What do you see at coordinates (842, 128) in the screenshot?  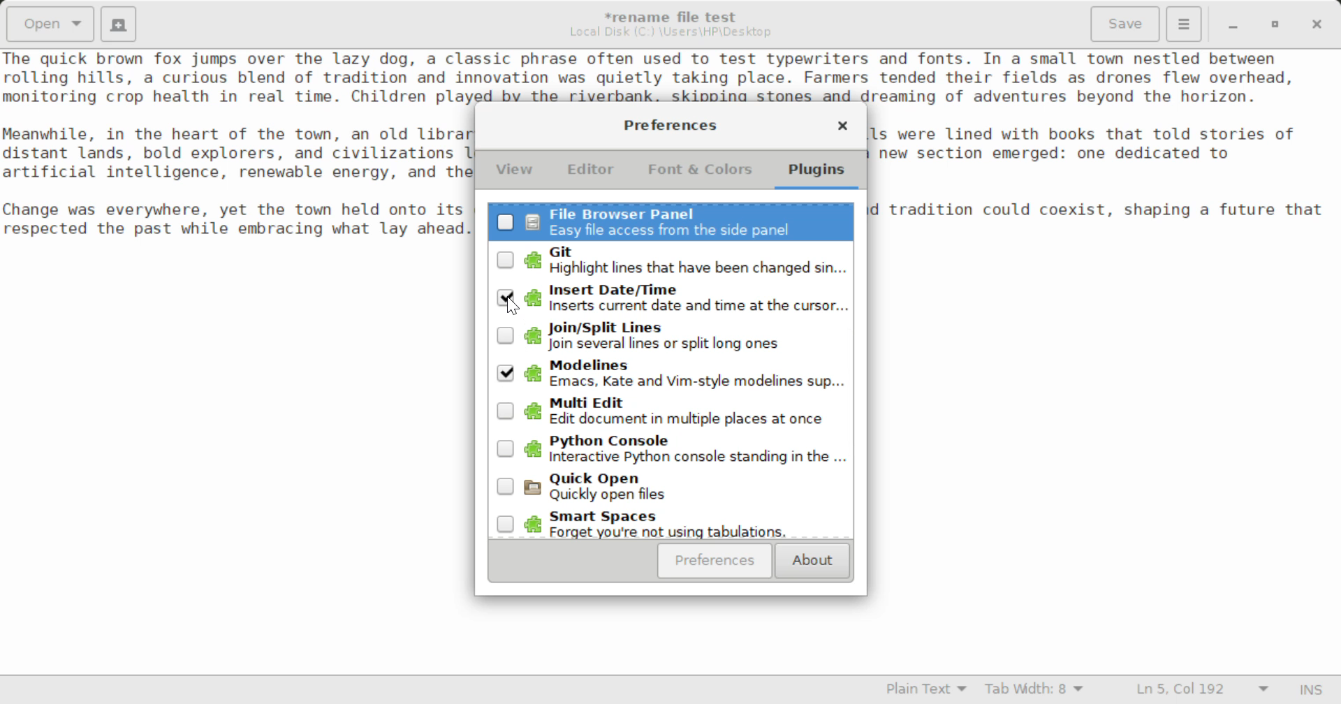 I see `Close Window` at bounding box center [842, 128].